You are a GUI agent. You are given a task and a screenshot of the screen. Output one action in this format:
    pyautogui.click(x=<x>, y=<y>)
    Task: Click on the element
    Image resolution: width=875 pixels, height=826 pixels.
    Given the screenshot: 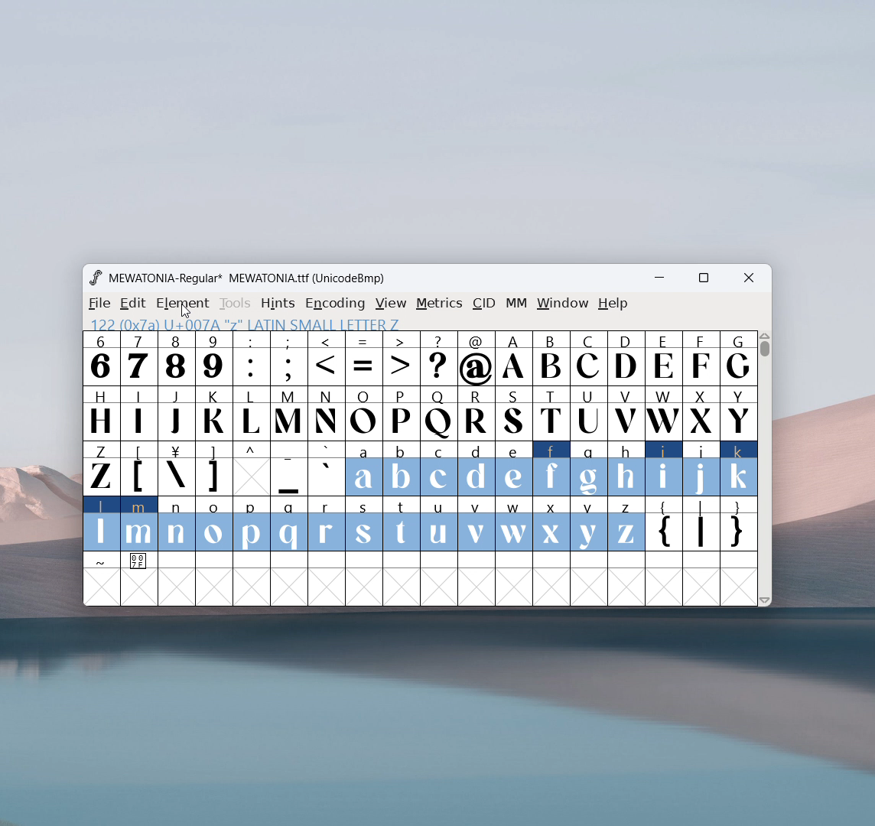 What is the action you would take?
    pyautogui.click(x=183, y=304)
    